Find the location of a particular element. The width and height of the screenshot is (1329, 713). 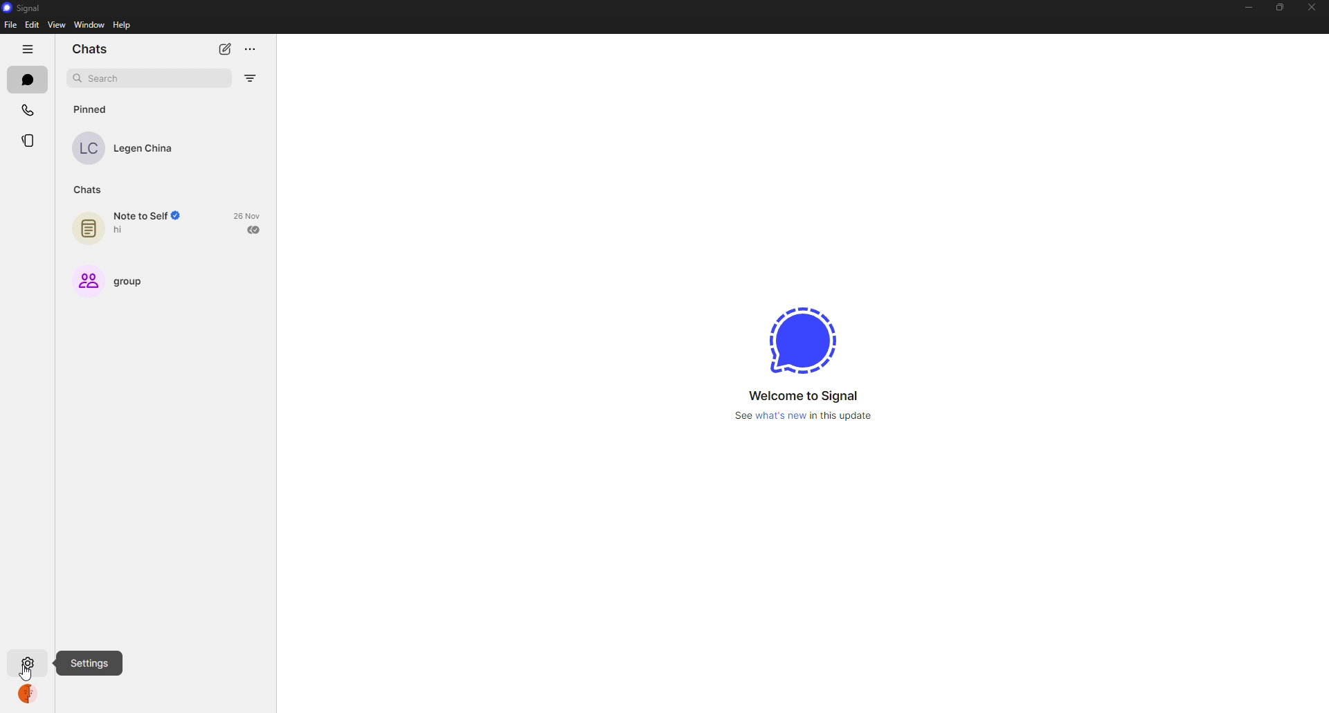

chats is located at coordinates (27, 78).